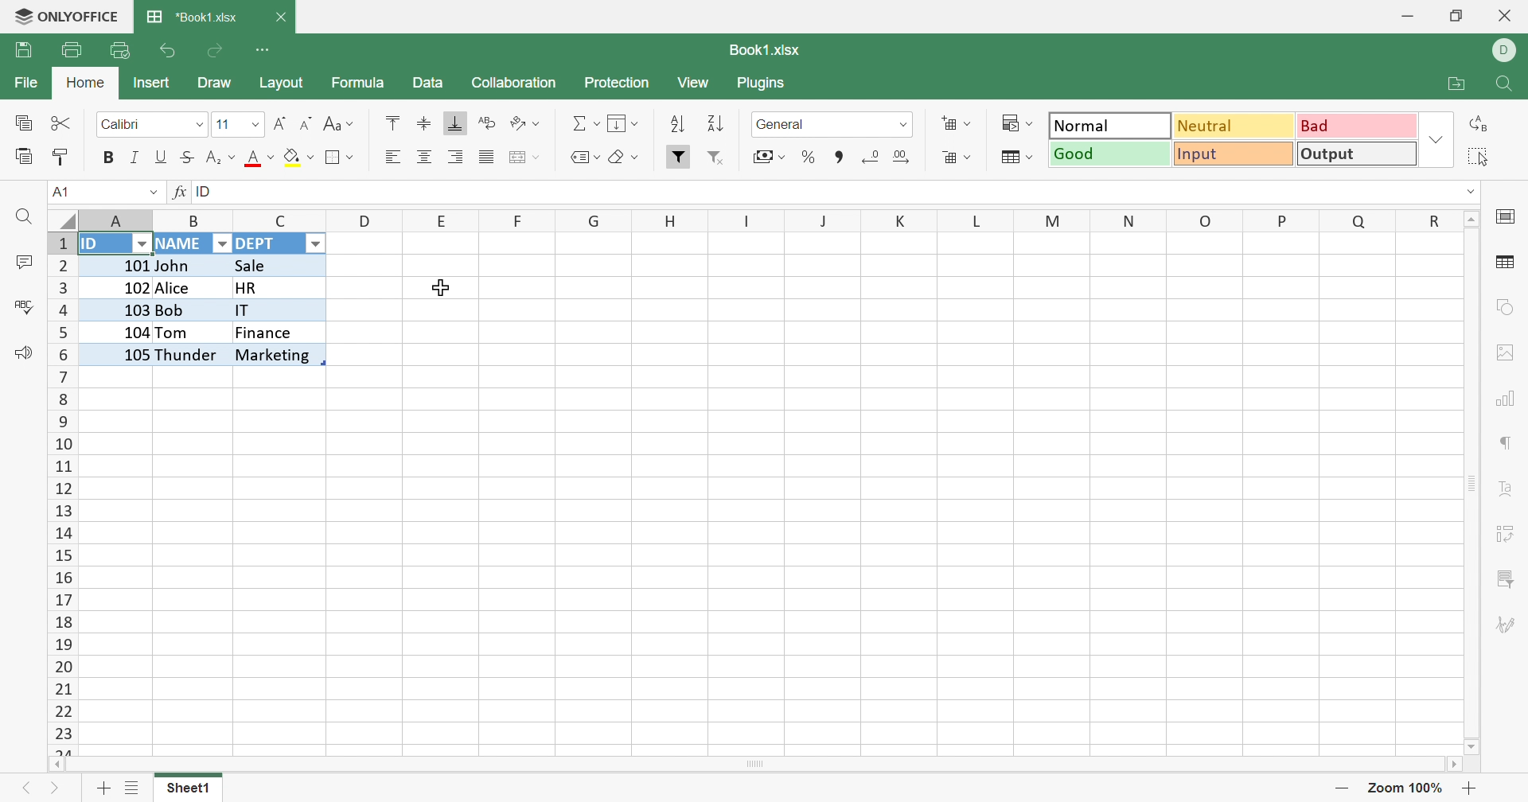 This screenshot has height=802, width=1528. I want to click on Comments, so click(22, 262).